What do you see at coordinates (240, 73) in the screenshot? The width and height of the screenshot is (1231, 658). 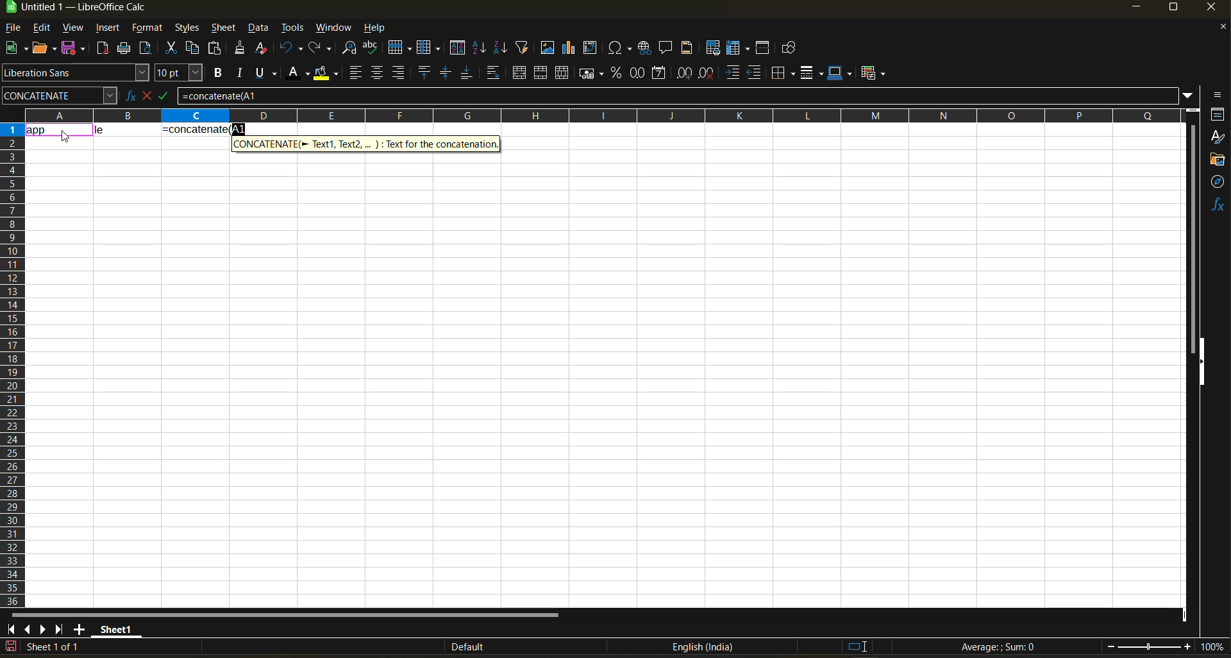 I see `italic` at bounding box center [240, 73].